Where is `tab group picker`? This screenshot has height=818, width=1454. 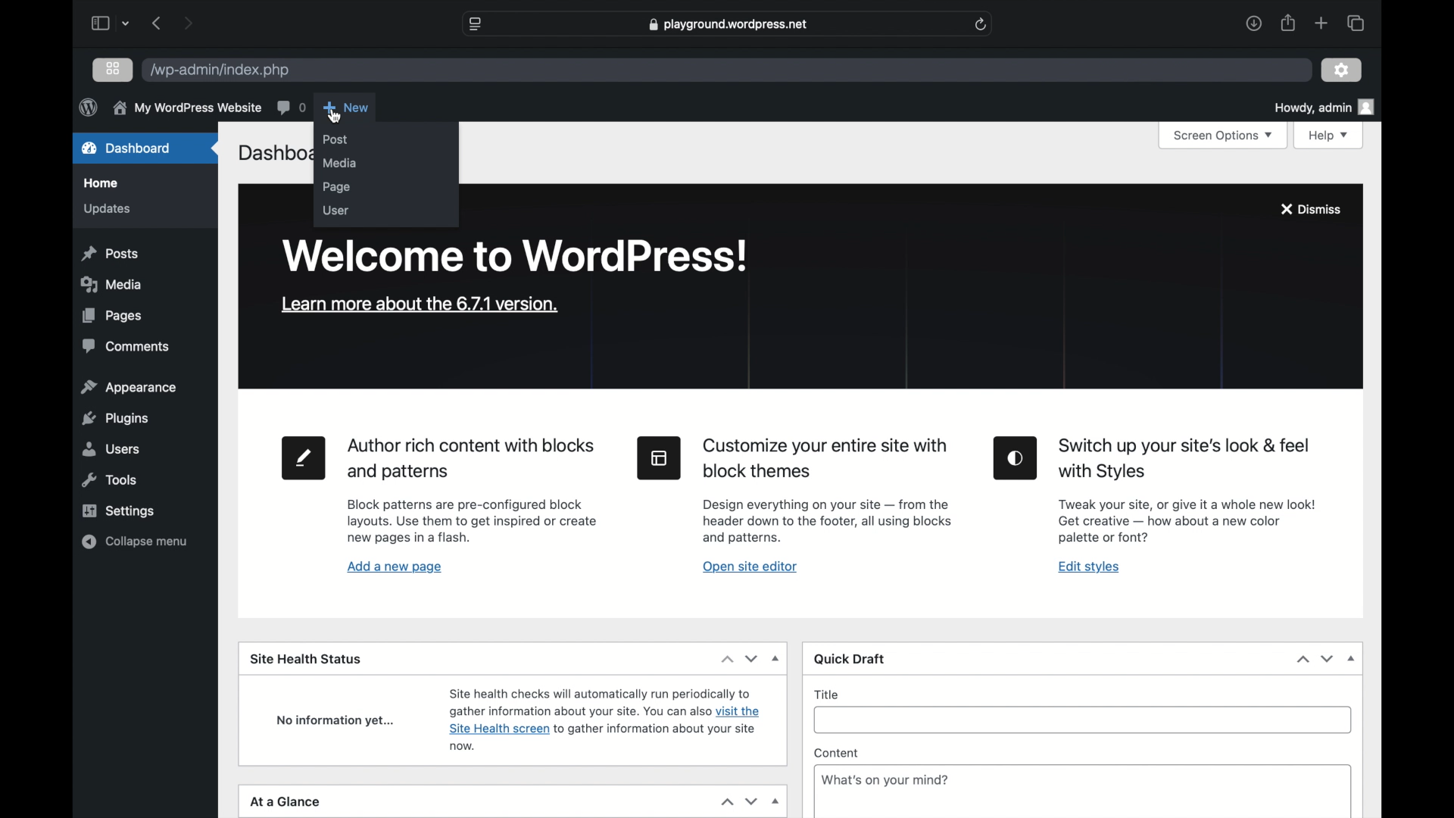
tab group picker is located at coordinates (127, 23).